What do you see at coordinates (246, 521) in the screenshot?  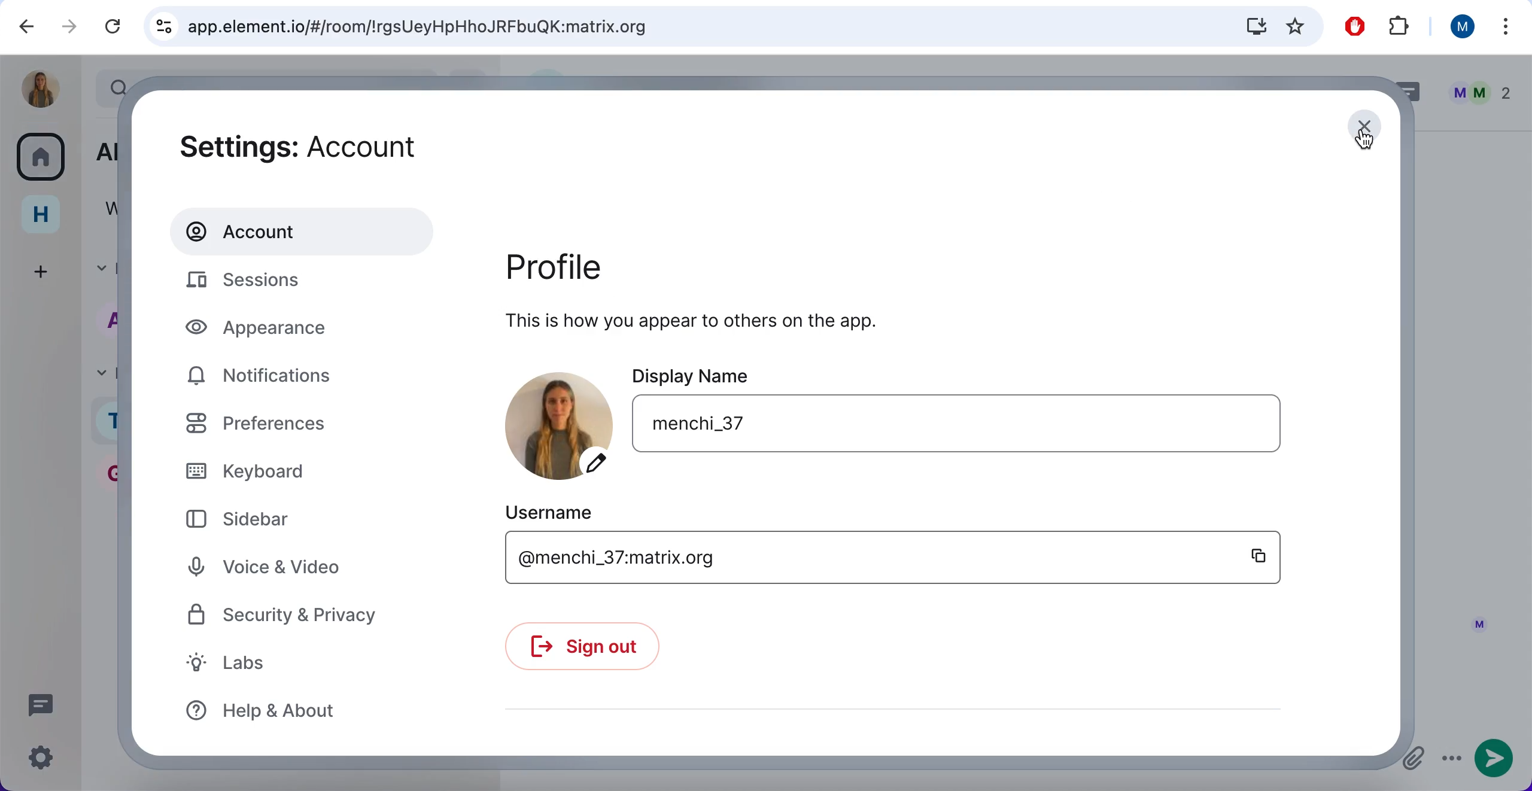 I see `sidebar` at bounding box center [246, 521].